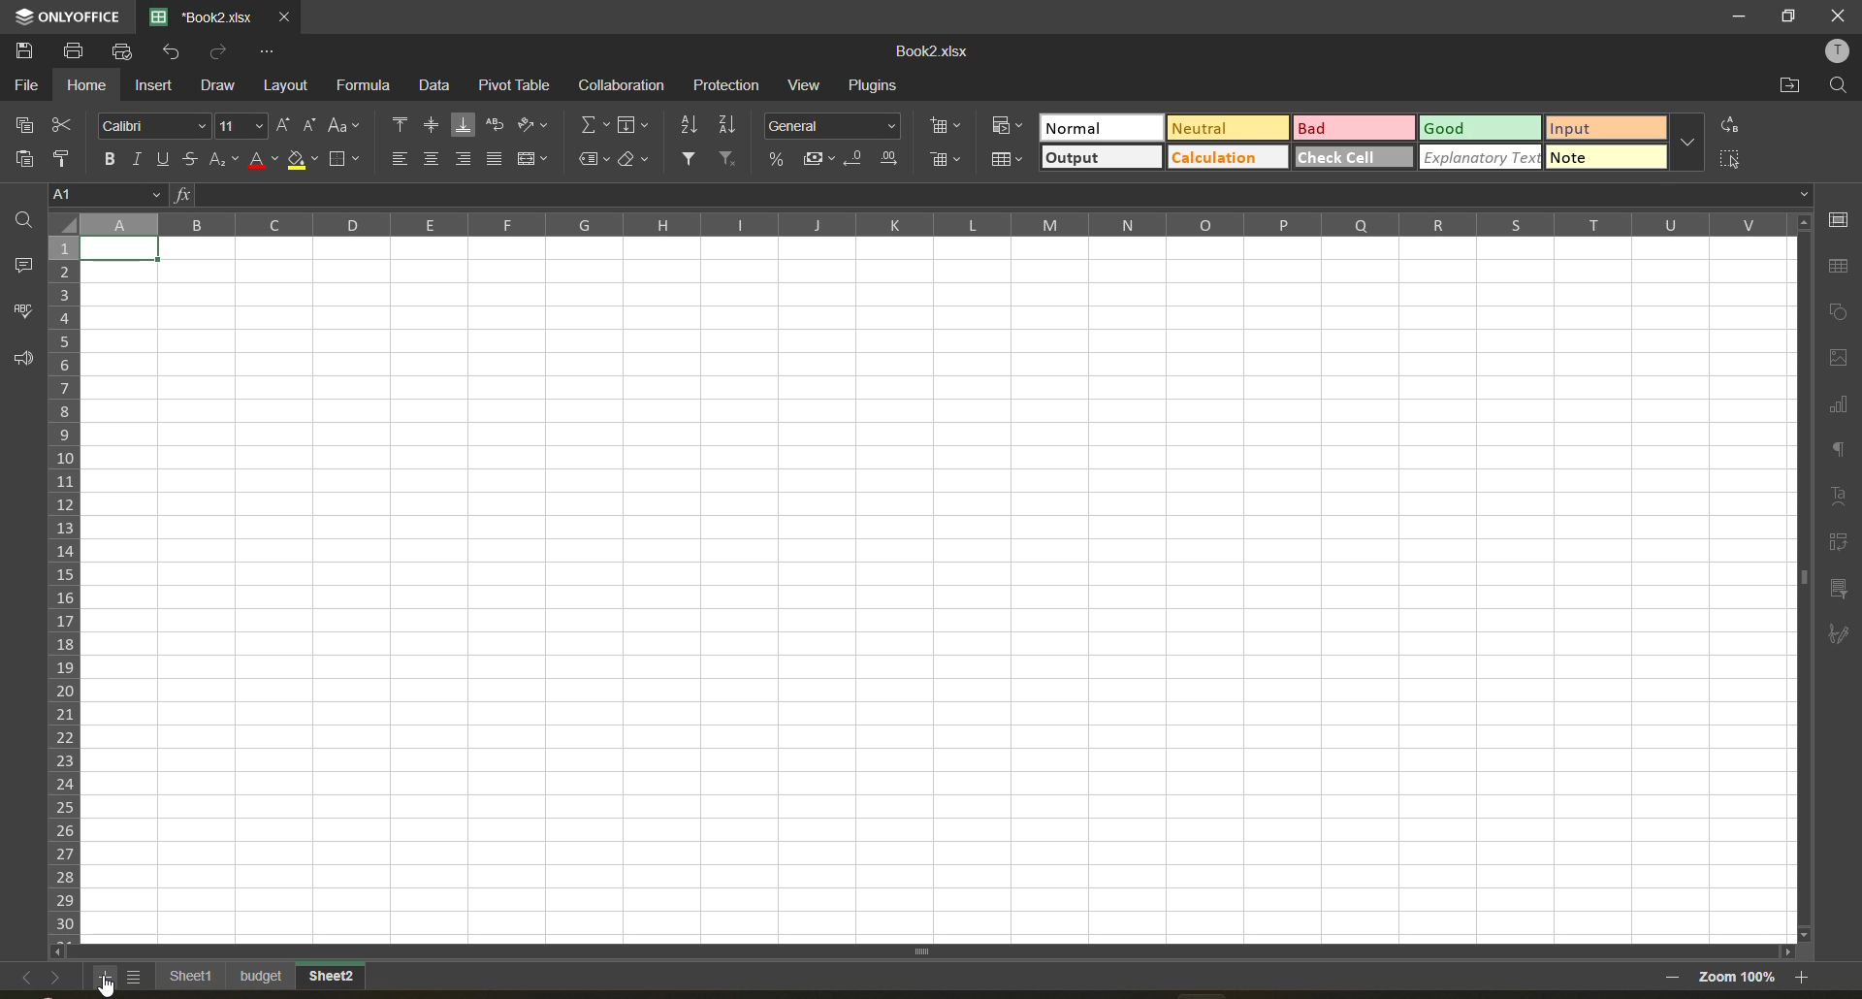 The width and height of the screenshot is (1862, 999). What do you see at coordinates (1787, 16) in the screenshot?
I see `maximize` at bounding box center [1787, 16].